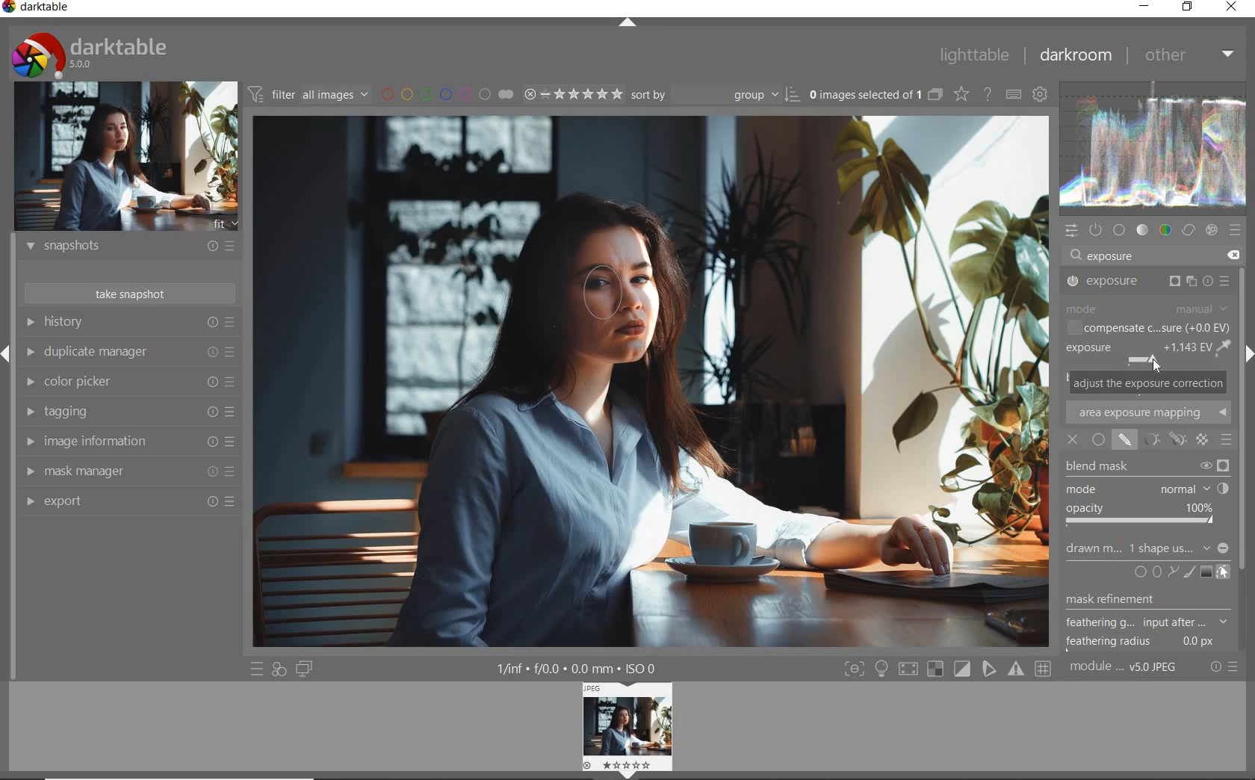  Describe the element at coordinates (1212, 230) in the screenshot. I see `effect` at that location.